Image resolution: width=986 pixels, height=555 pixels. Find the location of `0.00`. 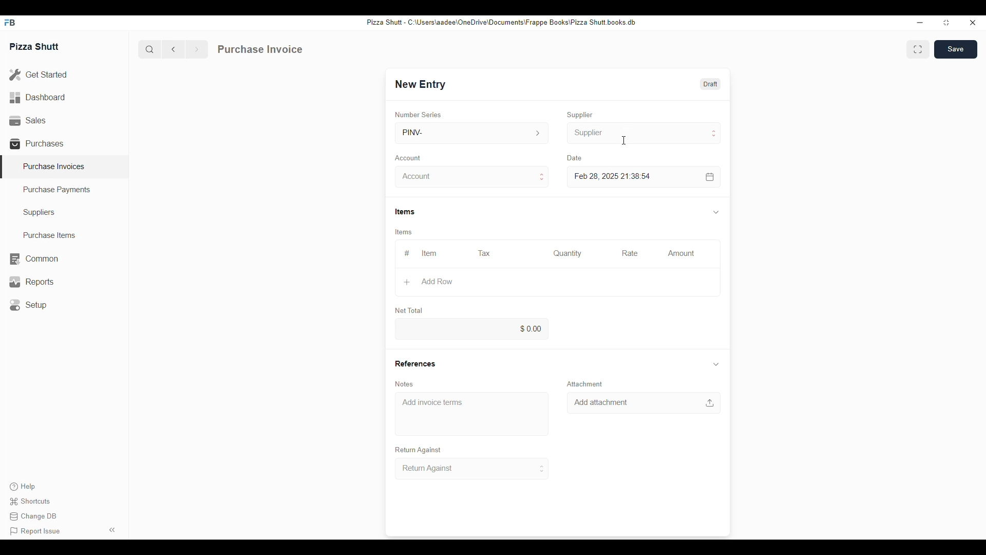

0.00 is located at coordinates (472, 329).